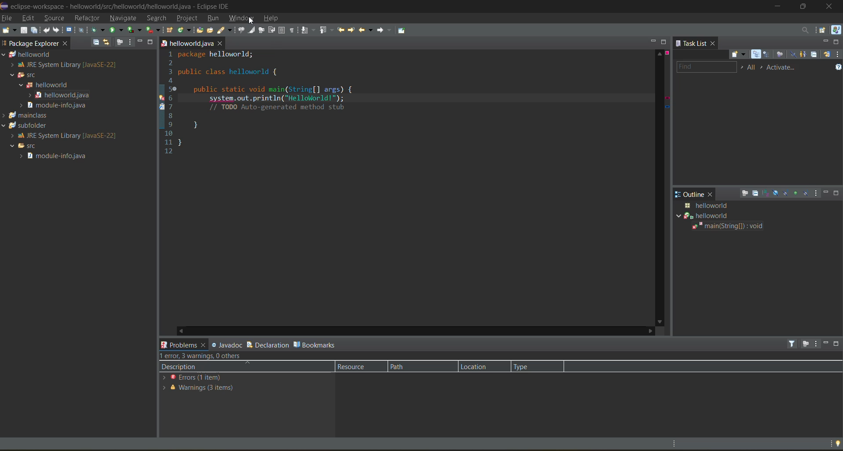 The width and height of the screenshot is (843, 451). What do you see at coordinates (211, 30) in the screenshot?
I see `open task` at bounding box center [211, 30].